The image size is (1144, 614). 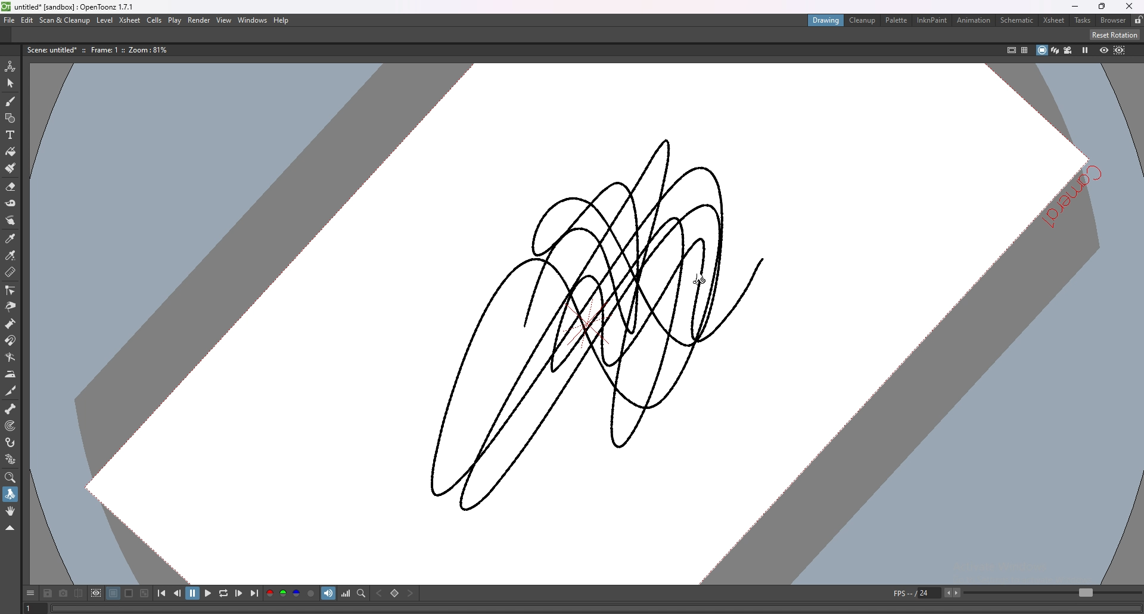 I want to click on windows, so click(x=252, y=20).